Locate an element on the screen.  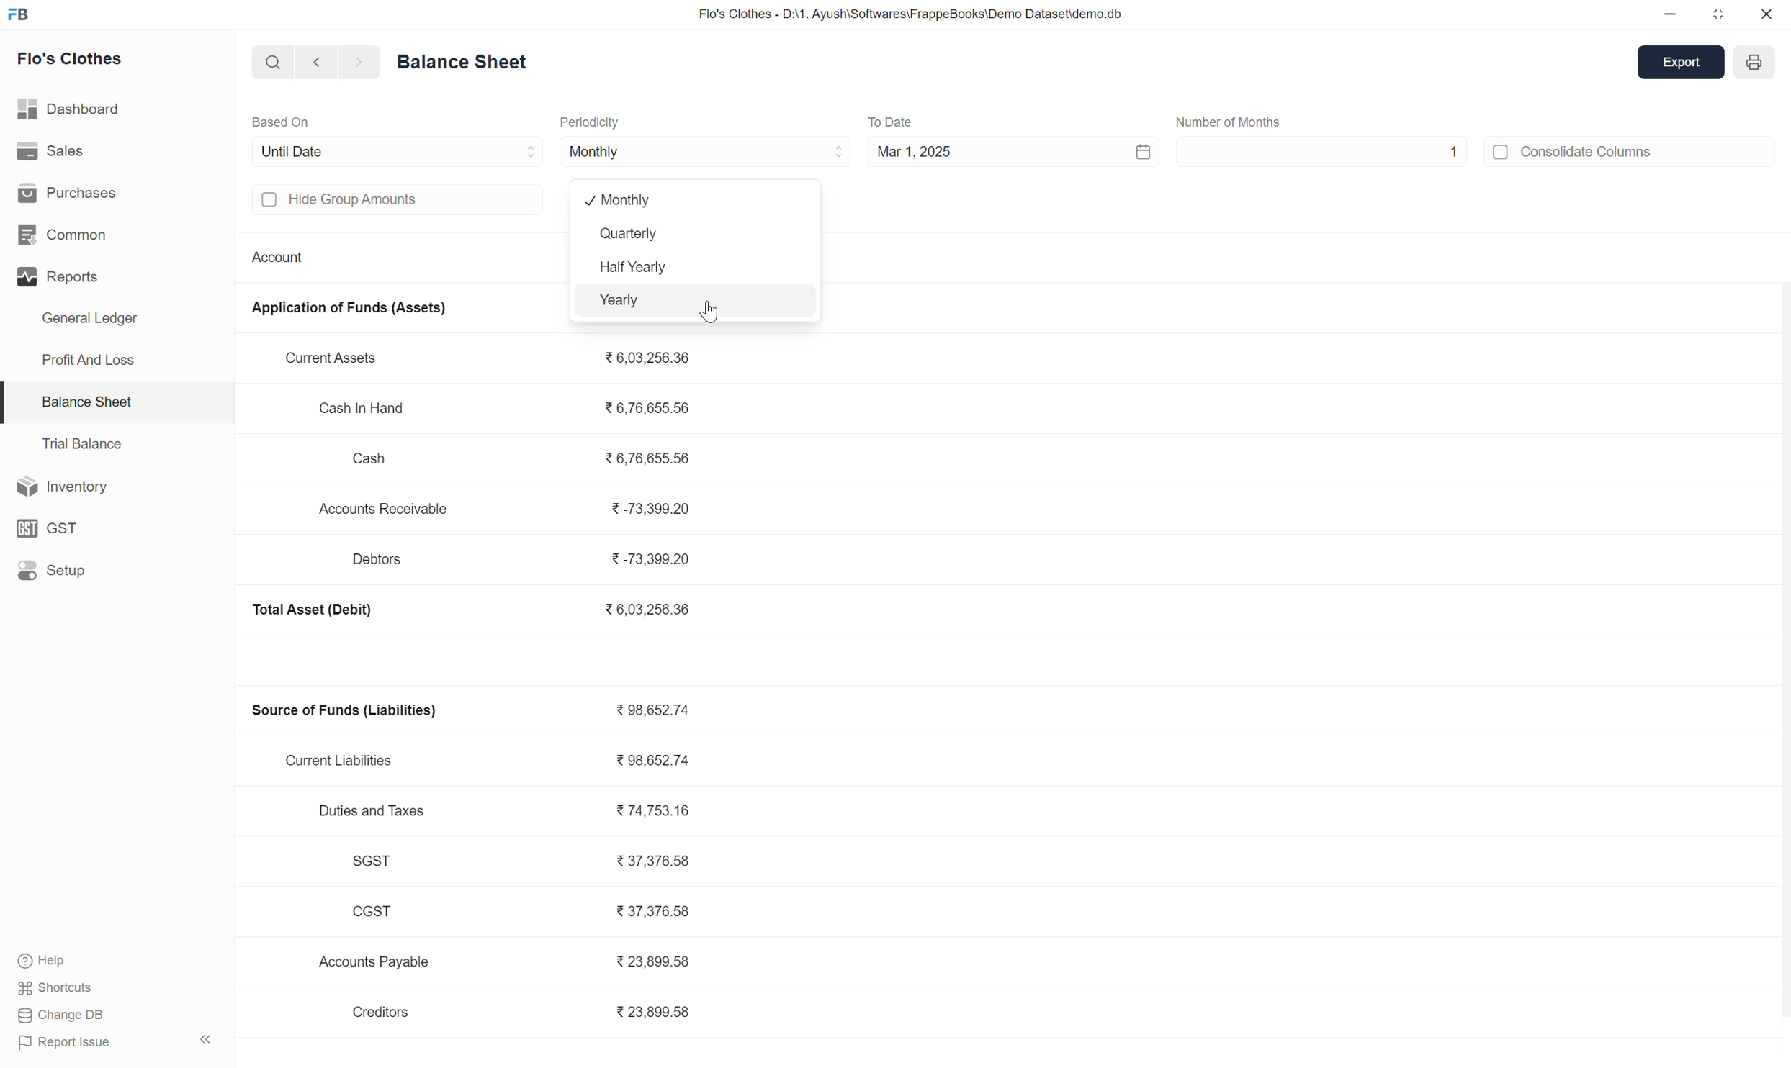
1 is located at coordinates (1456, 153).